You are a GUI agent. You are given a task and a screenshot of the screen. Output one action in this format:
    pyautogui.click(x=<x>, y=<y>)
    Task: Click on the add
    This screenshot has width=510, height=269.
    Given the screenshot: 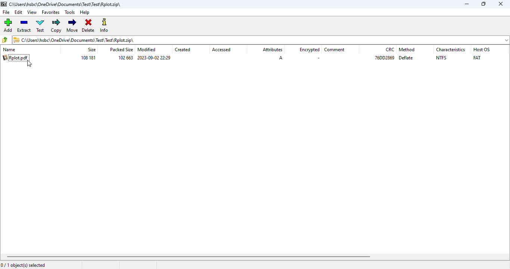 What is the action you would take?
    pyautogui.click(x=8, y=25)
    